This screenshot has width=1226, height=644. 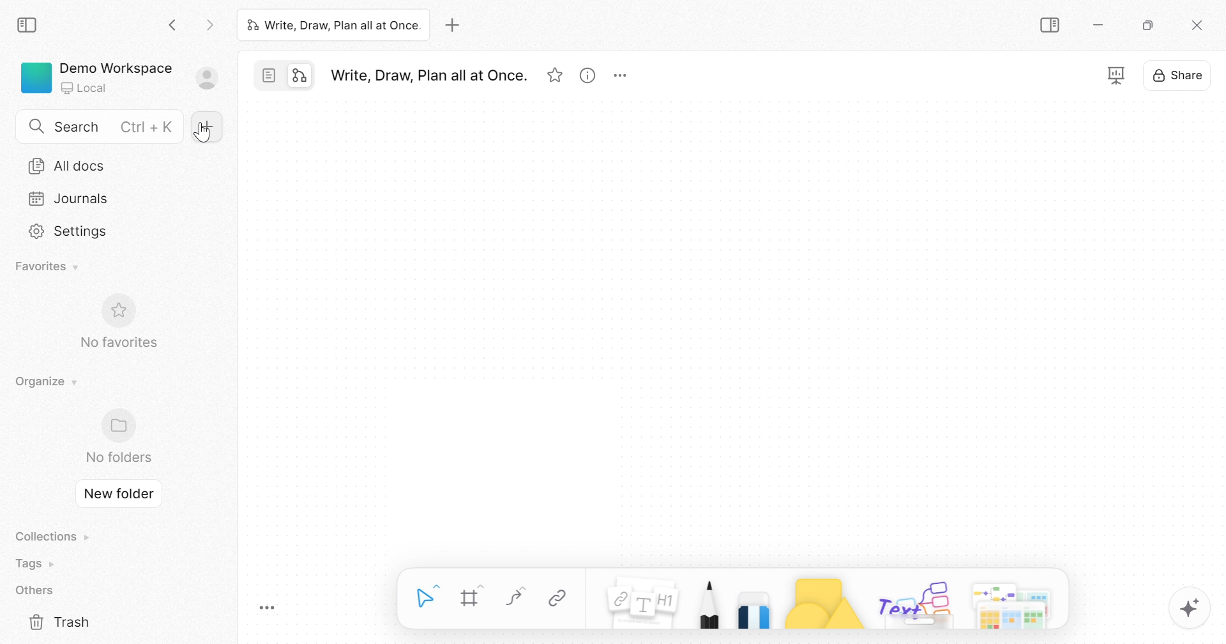 I want to click on Collapse sidebar, so click(x=1050, y=26).